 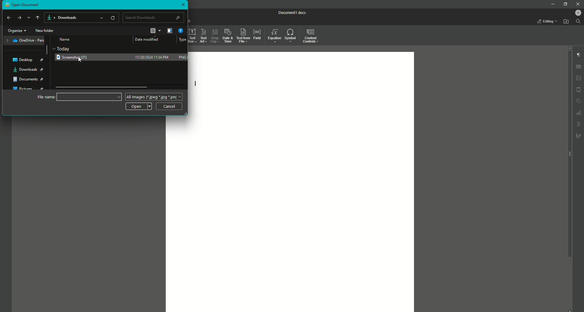 What do you see at coordinates (46, 97) in the screenshot?
I see `File name` at bounding box center [46, 97].